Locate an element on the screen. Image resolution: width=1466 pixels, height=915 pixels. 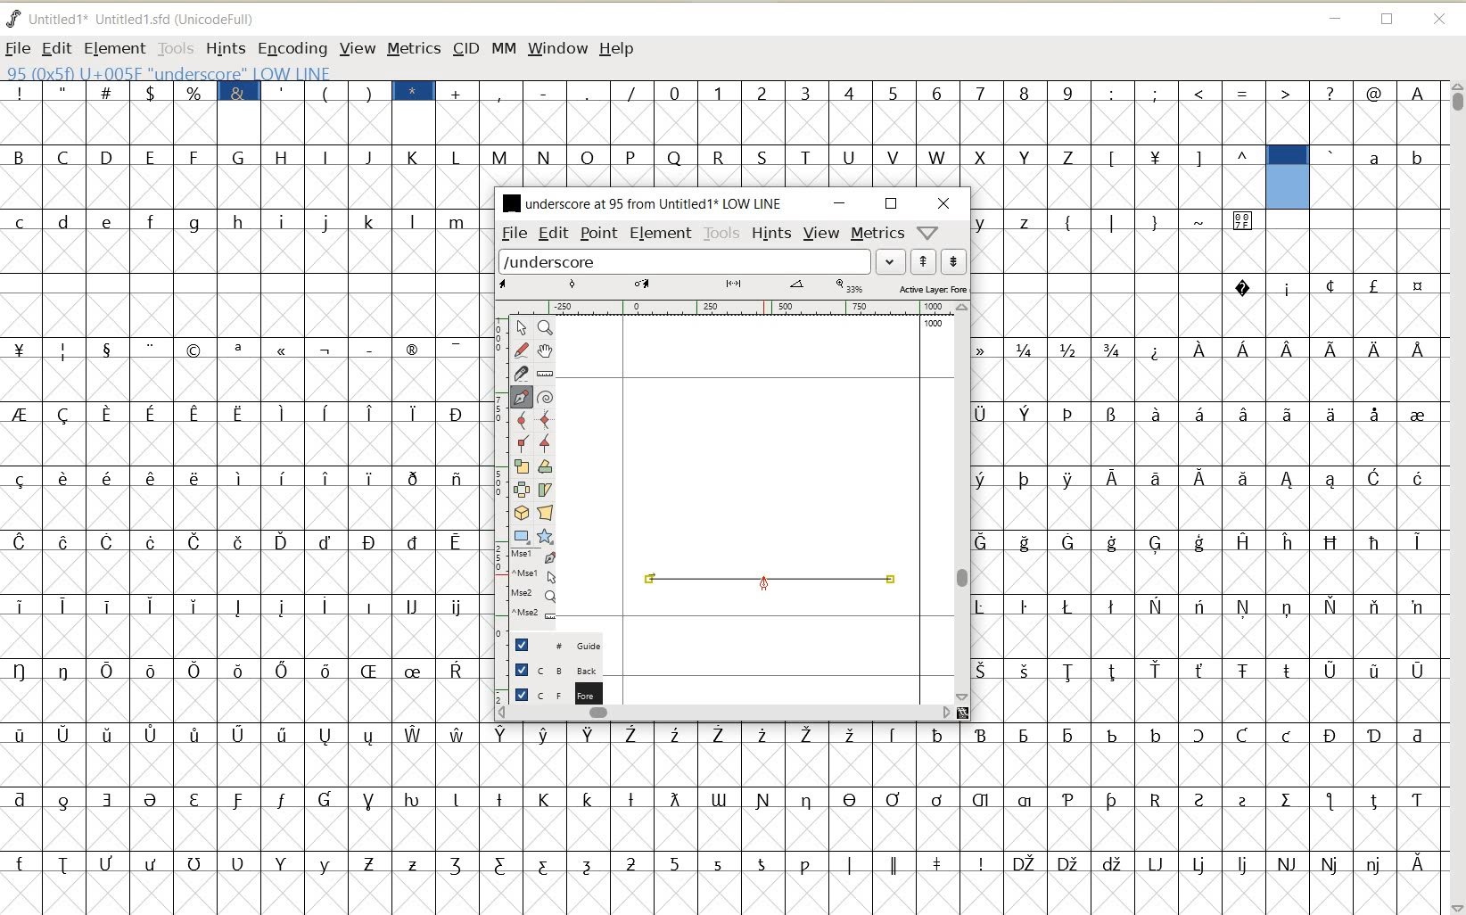
polygon or star is located at coordinates (544, 536).